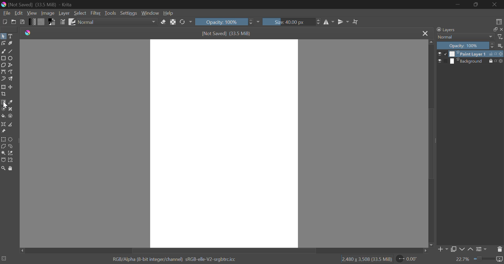 This screenshot has height=264, width=504. I want to click on Opacity 100%, so click(465, 46).